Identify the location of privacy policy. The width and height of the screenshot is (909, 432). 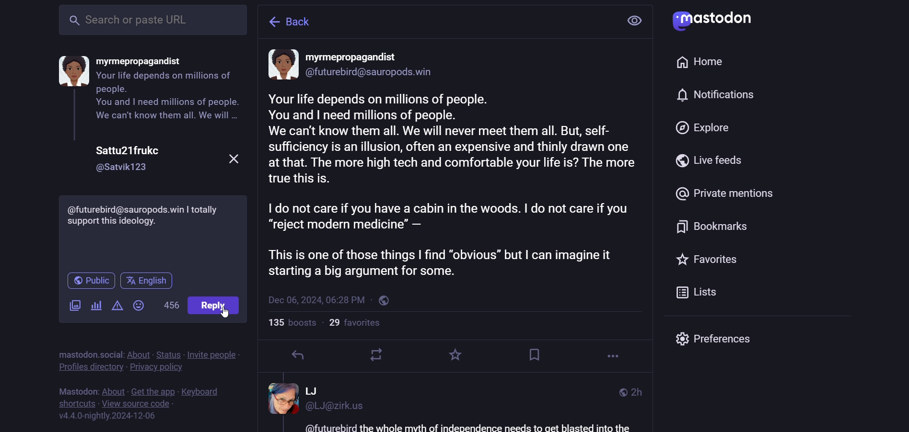
(158, 367).